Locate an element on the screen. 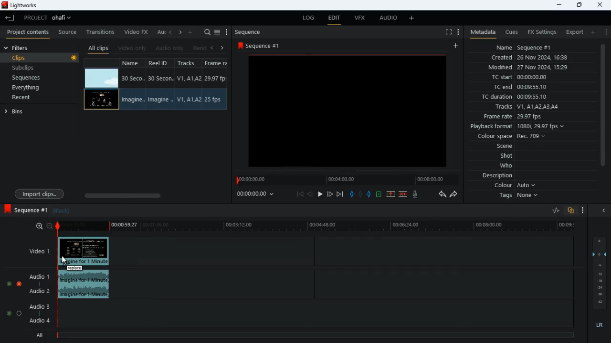 The image size is (611, 343). back is located at coordinates (310, 194).